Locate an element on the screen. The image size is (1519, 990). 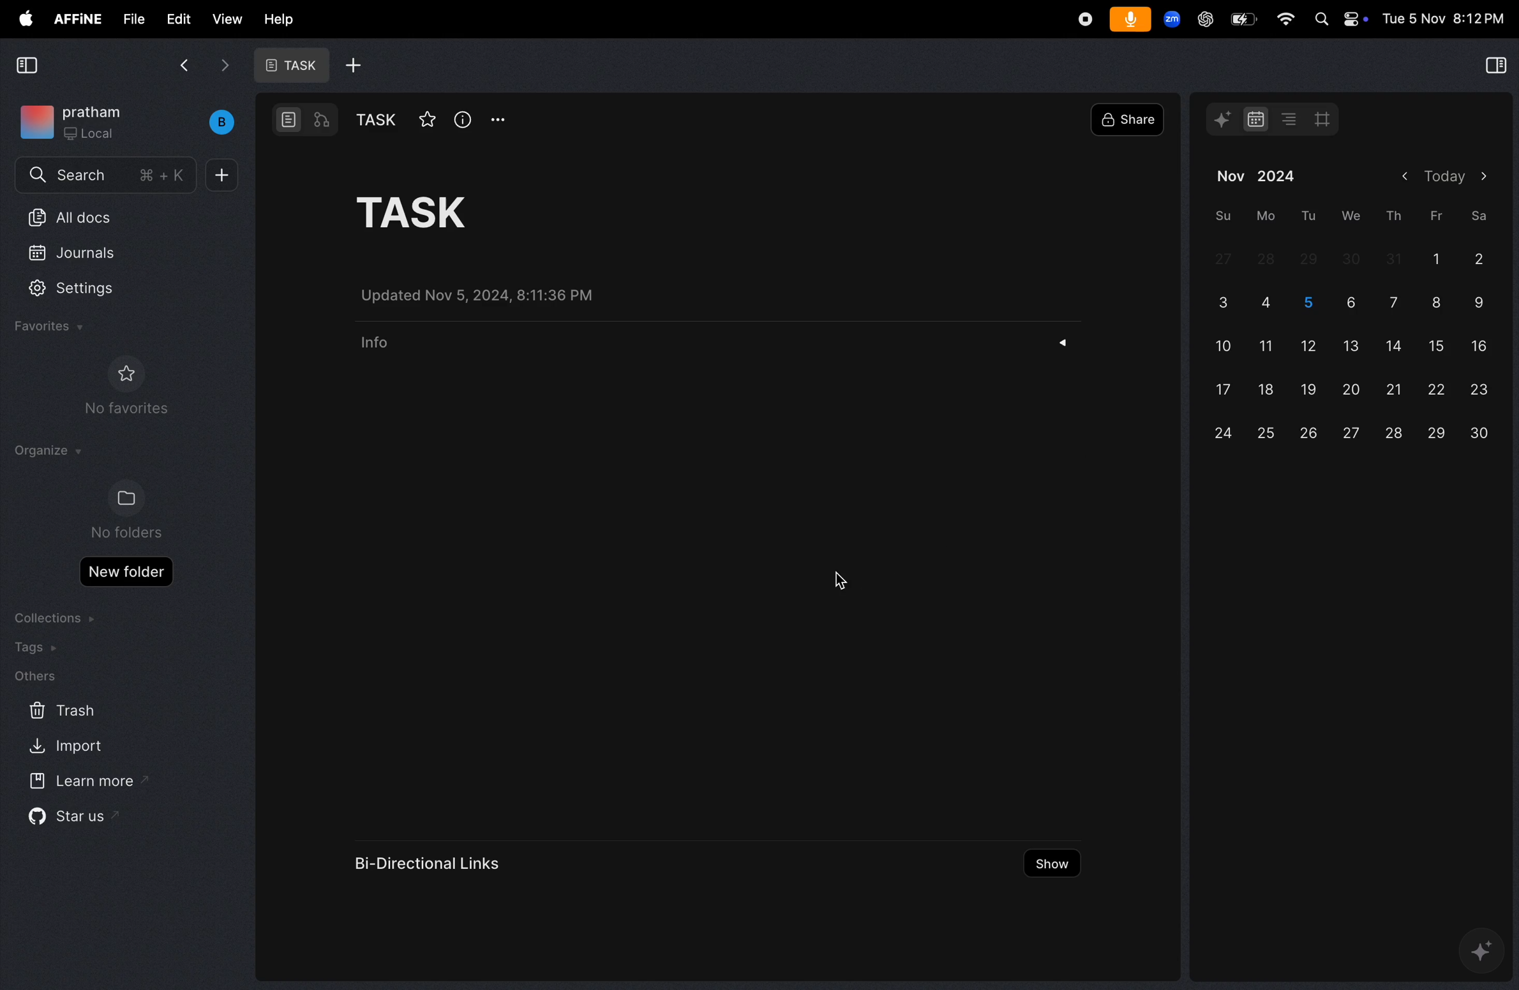
star us is located at coordinates (69, 820).